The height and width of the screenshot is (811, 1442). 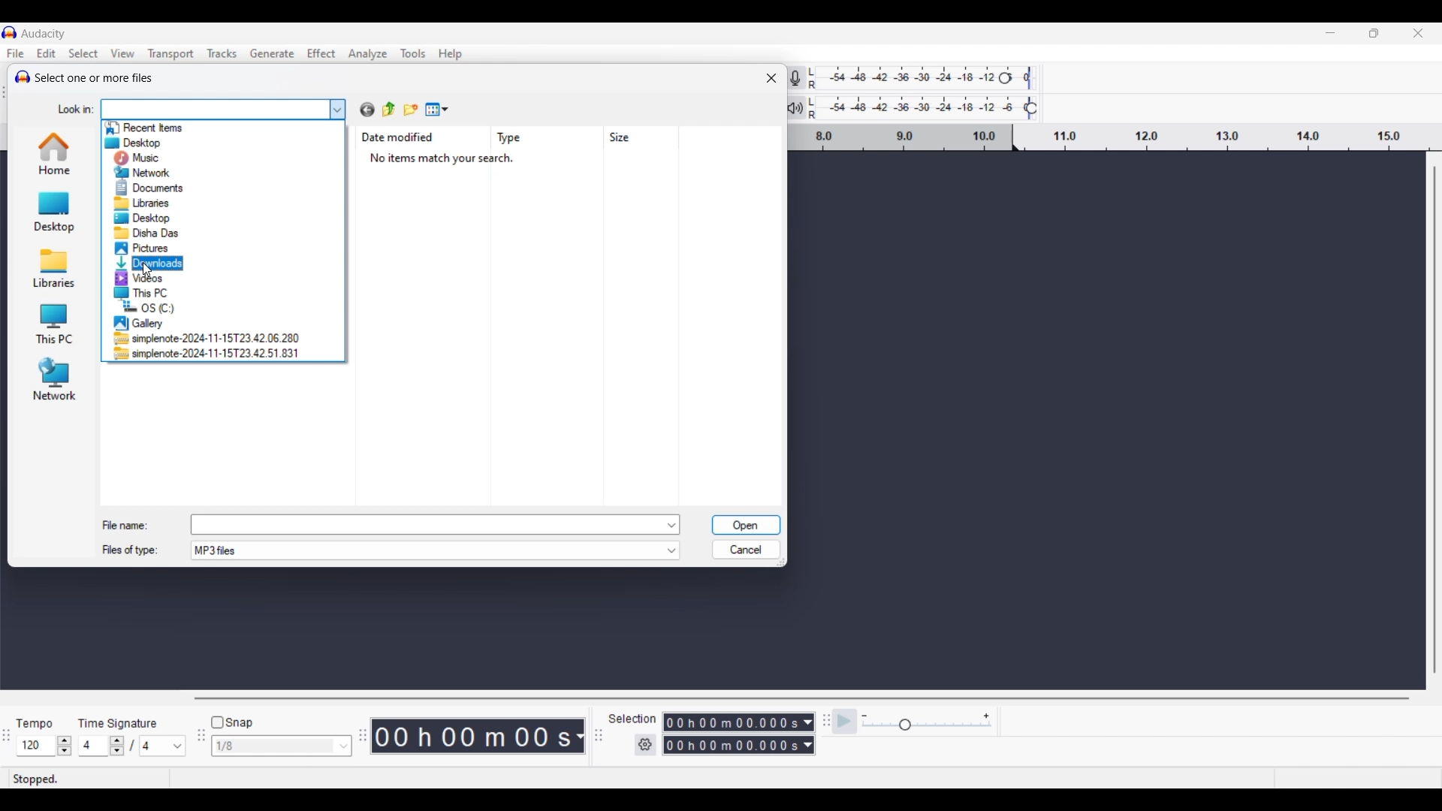 I want to click on Play-at-speed/Play-at-speed once, so click(x=846, y=722).